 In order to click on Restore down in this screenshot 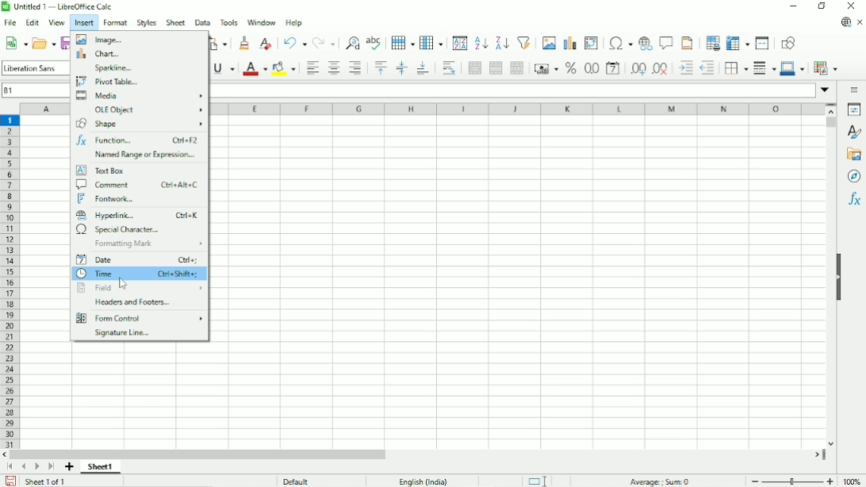, I will do `click(823, 7)`.